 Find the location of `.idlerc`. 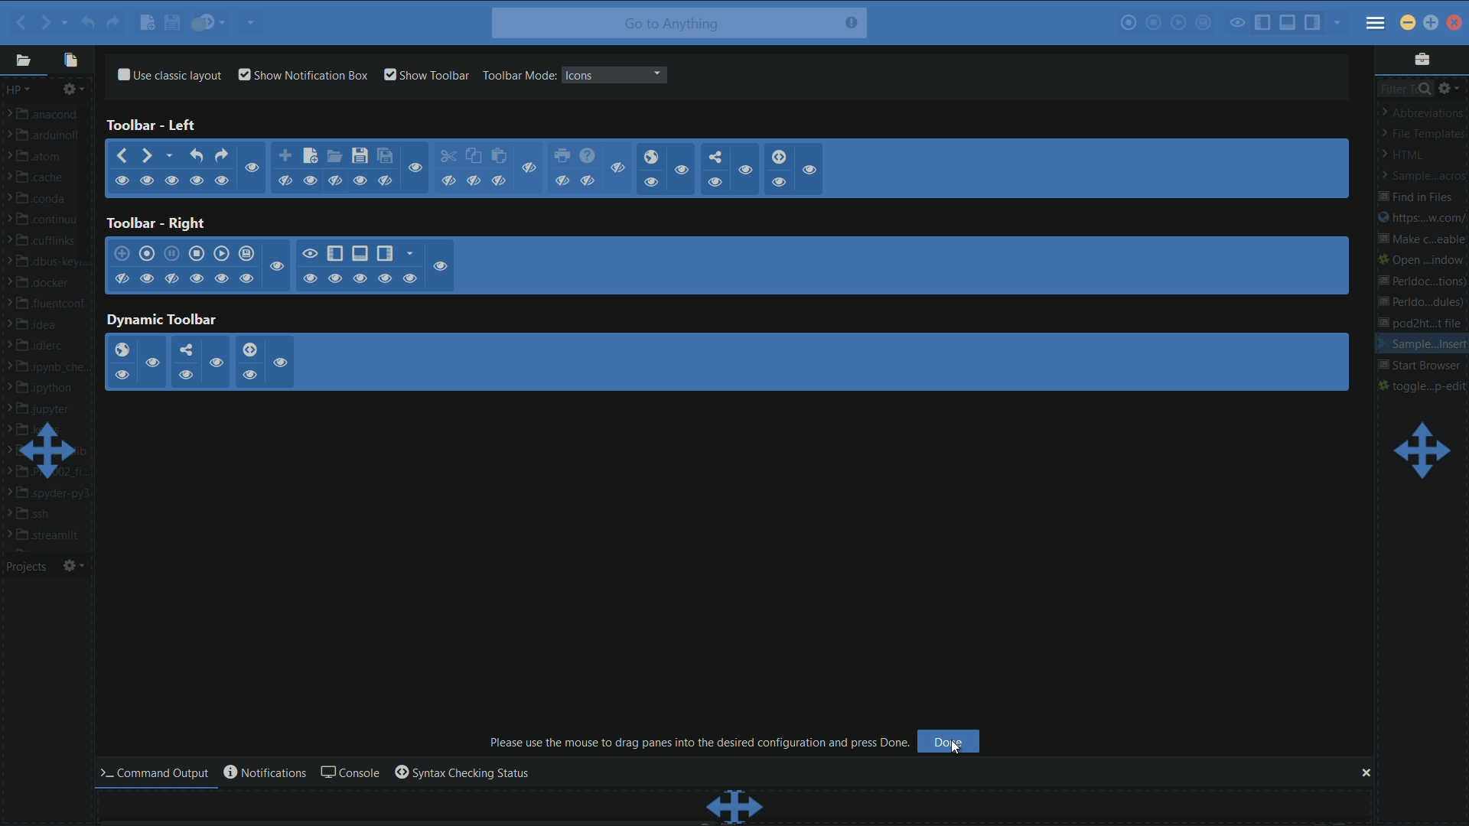

.idlerc is located at coordinates (48, 346).